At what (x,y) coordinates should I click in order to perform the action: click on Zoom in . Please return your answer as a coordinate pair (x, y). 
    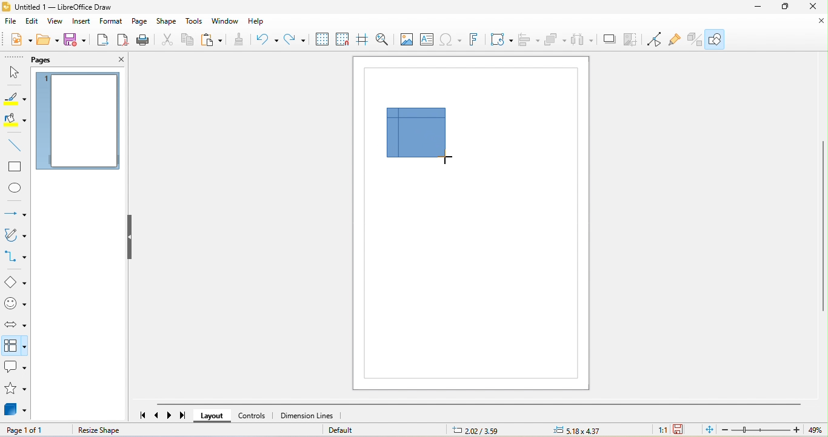
    Looking at the image, I should click on (798, 430).